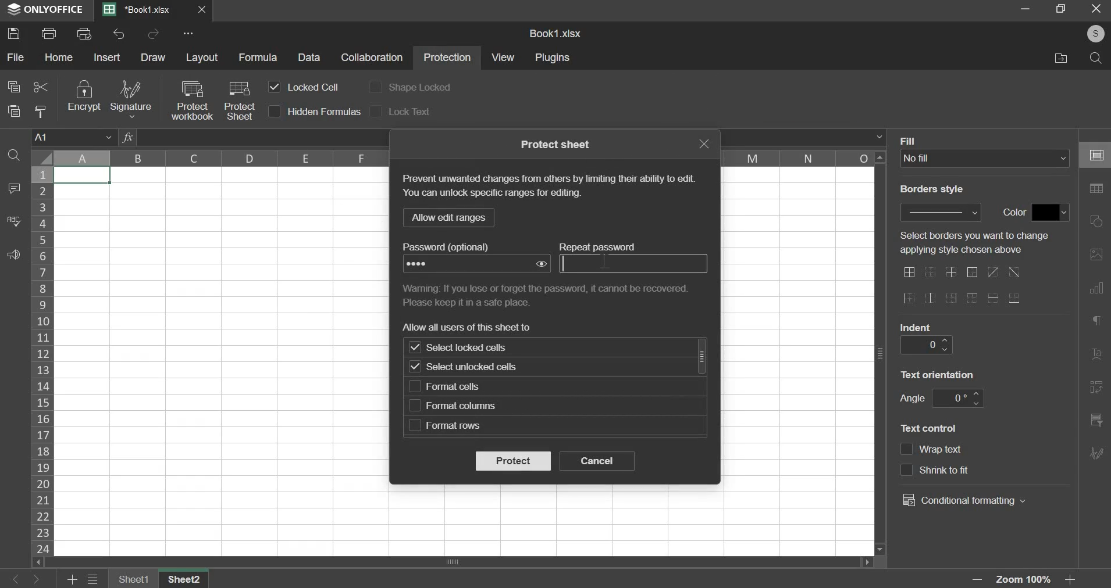 The width and height of the screenshot is (1111, 588). Describe the element at coordinates (554, 58) in the screenshot. I see `plugins` at that location.